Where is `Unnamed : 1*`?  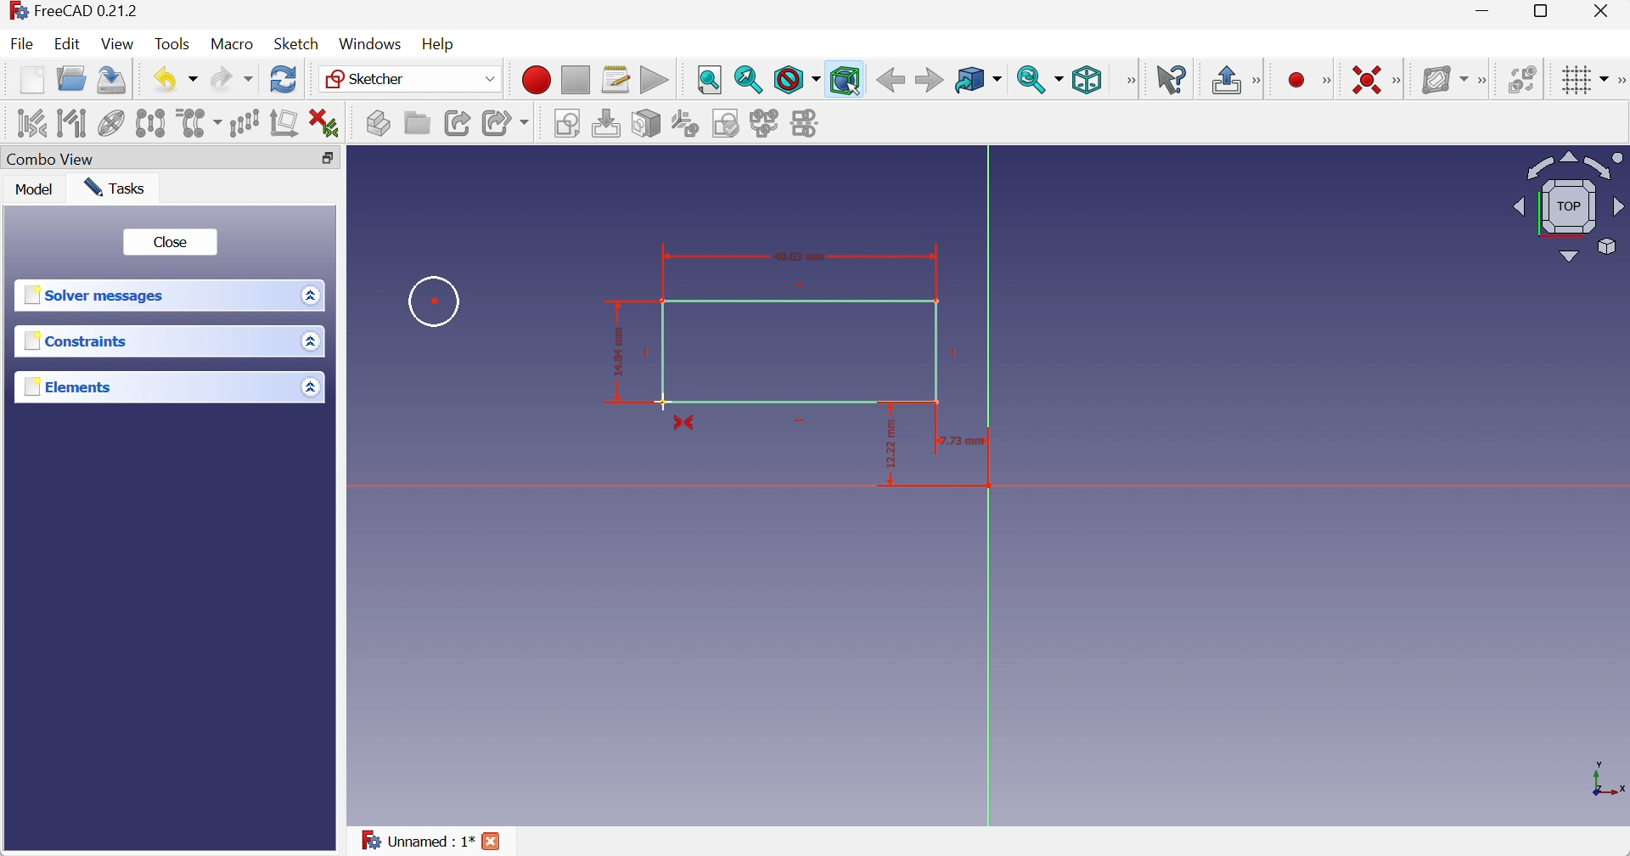 Unnamed : 1* is located at coordinates (417, 838).